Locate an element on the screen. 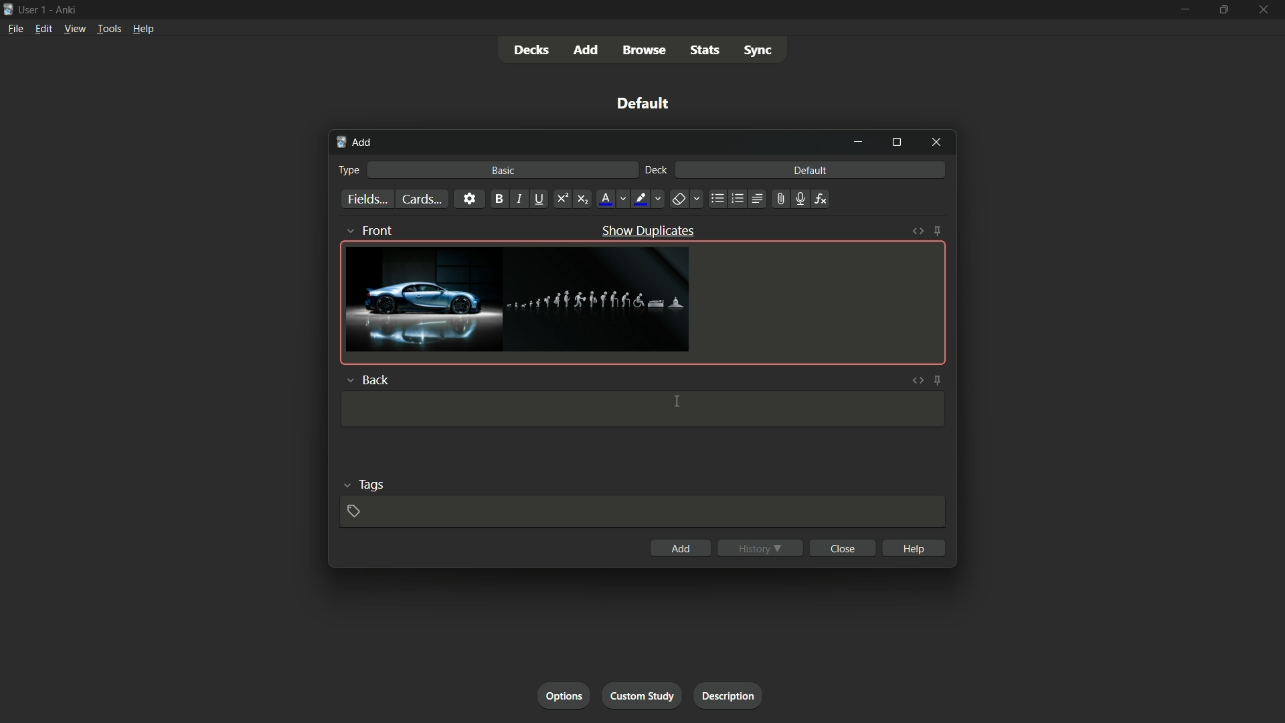 The width and height of the screenshot is (1285, 723). toggle sticky is located at coordinates (939, 380).